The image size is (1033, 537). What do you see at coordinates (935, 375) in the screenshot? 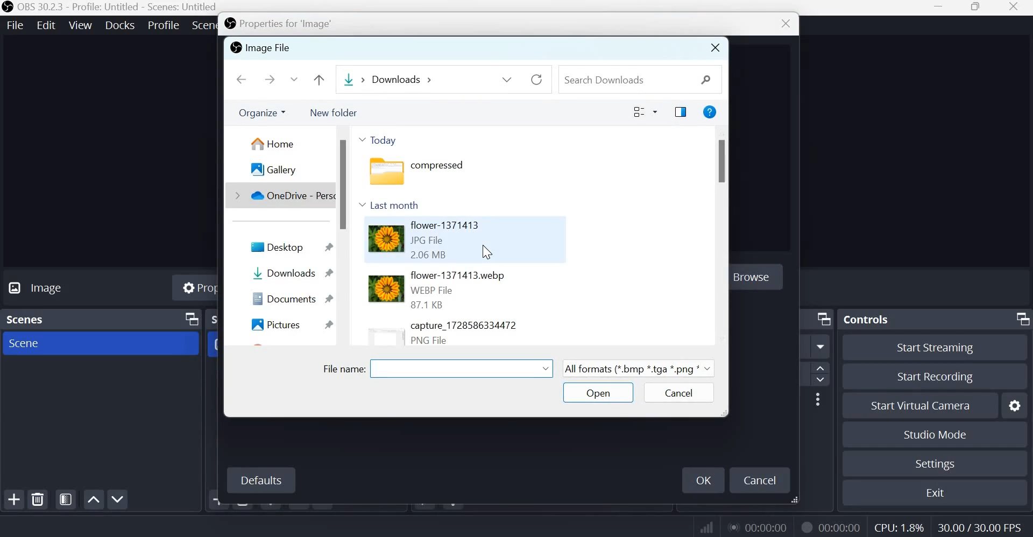
I see `Start recording` at bounding box center [935, 375].